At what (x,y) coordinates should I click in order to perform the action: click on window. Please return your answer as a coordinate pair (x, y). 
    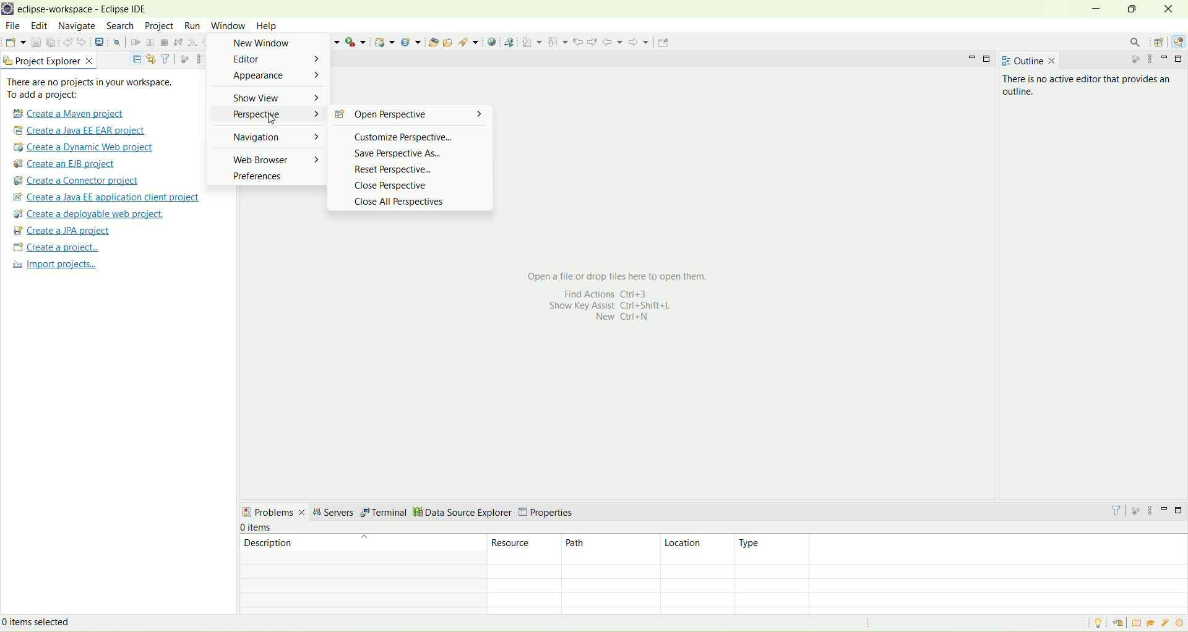
    Looking at the image, I should click on (228, 27).